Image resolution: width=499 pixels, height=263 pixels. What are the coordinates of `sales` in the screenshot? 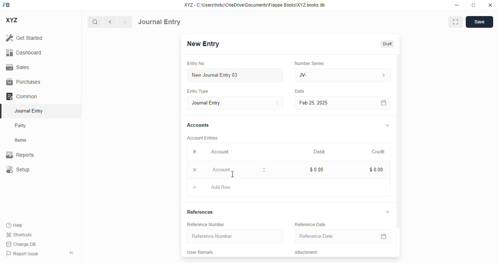 It's located at (19, 68).